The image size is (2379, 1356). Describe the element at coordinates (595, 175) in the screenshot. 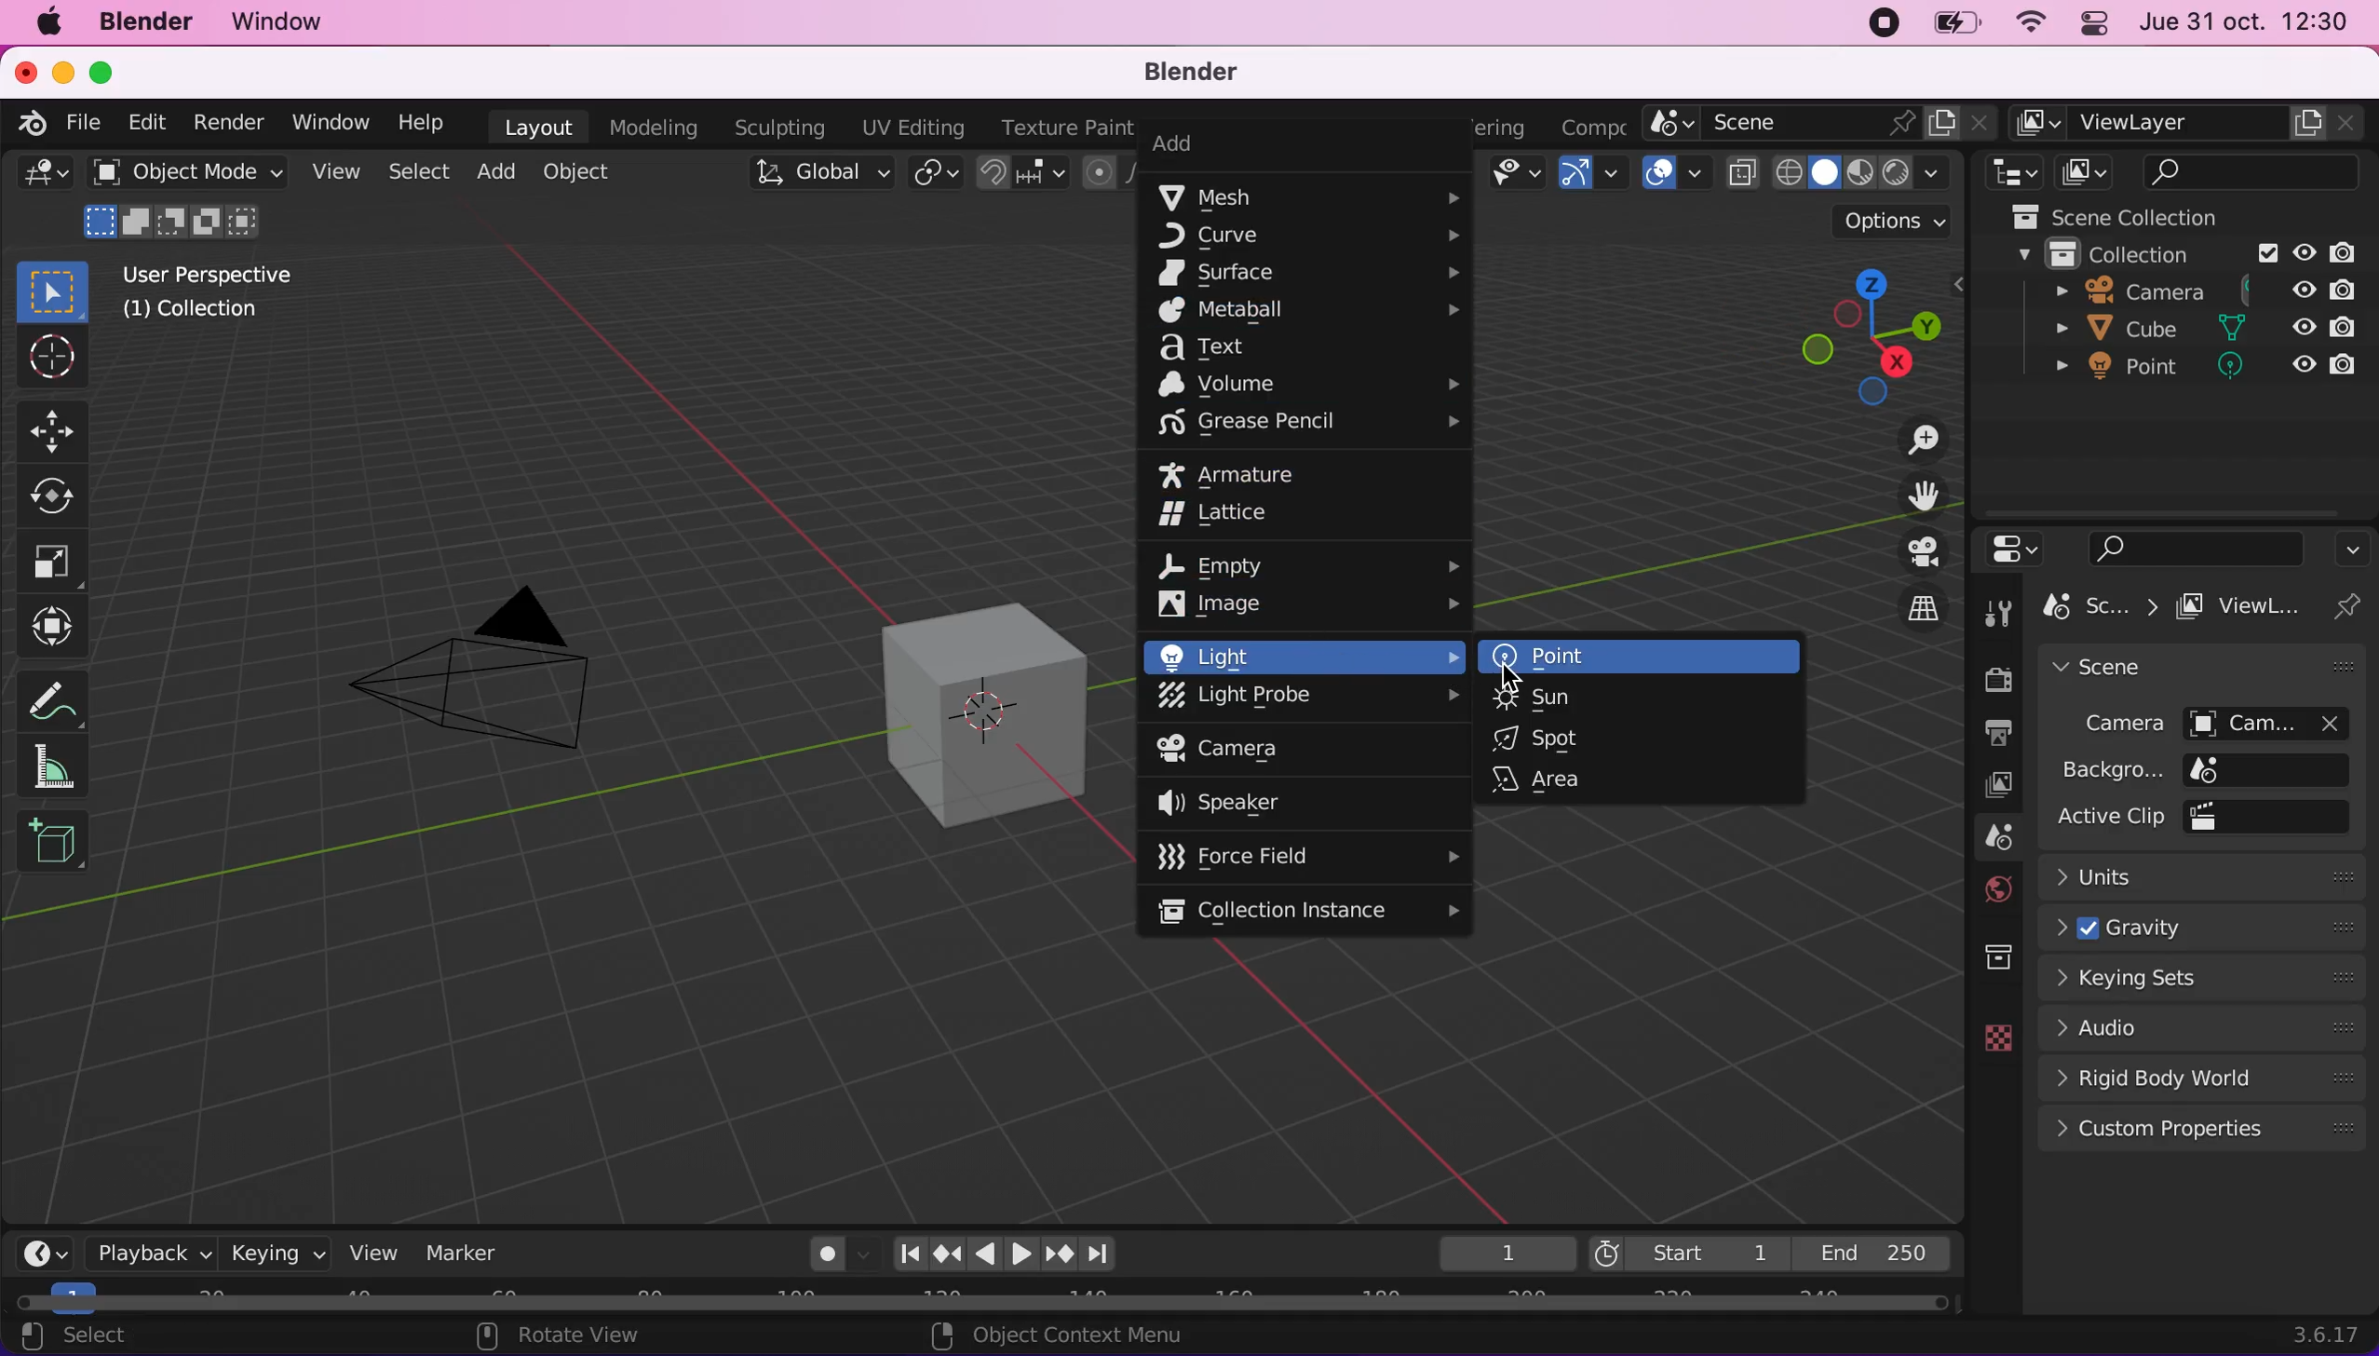

I see `object` at that location.